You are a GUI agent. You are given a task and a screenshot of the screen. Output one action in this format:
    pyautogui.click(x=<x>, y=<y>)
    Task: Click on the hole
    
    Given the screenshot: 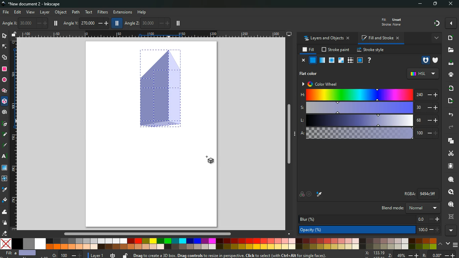 What is the action you would take?
    pyautogui.click(x=425, y=60)
    